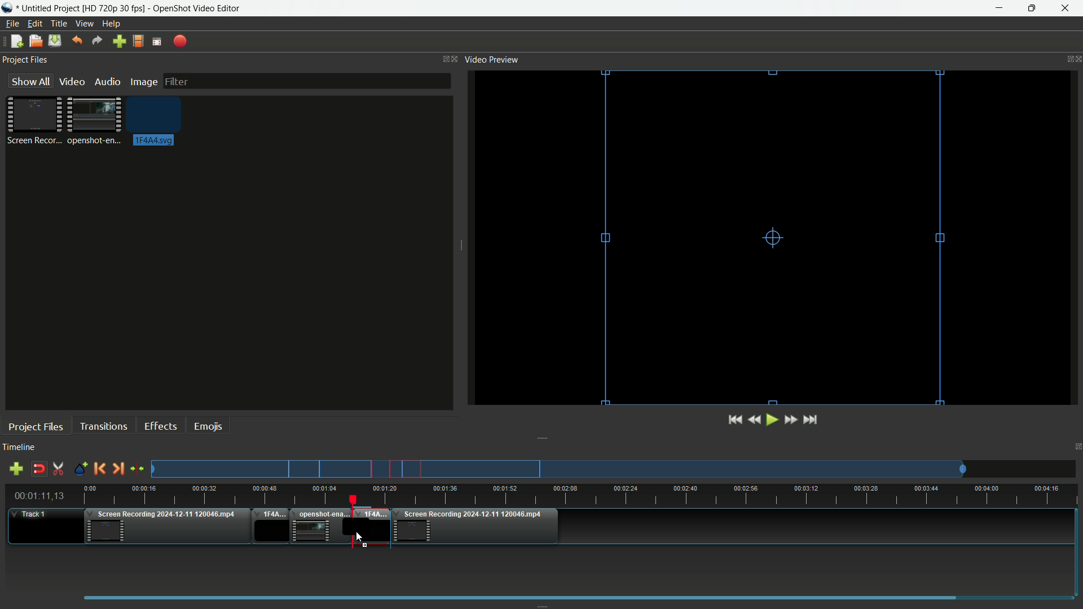  I want to click on close app, so click(1066, 8).